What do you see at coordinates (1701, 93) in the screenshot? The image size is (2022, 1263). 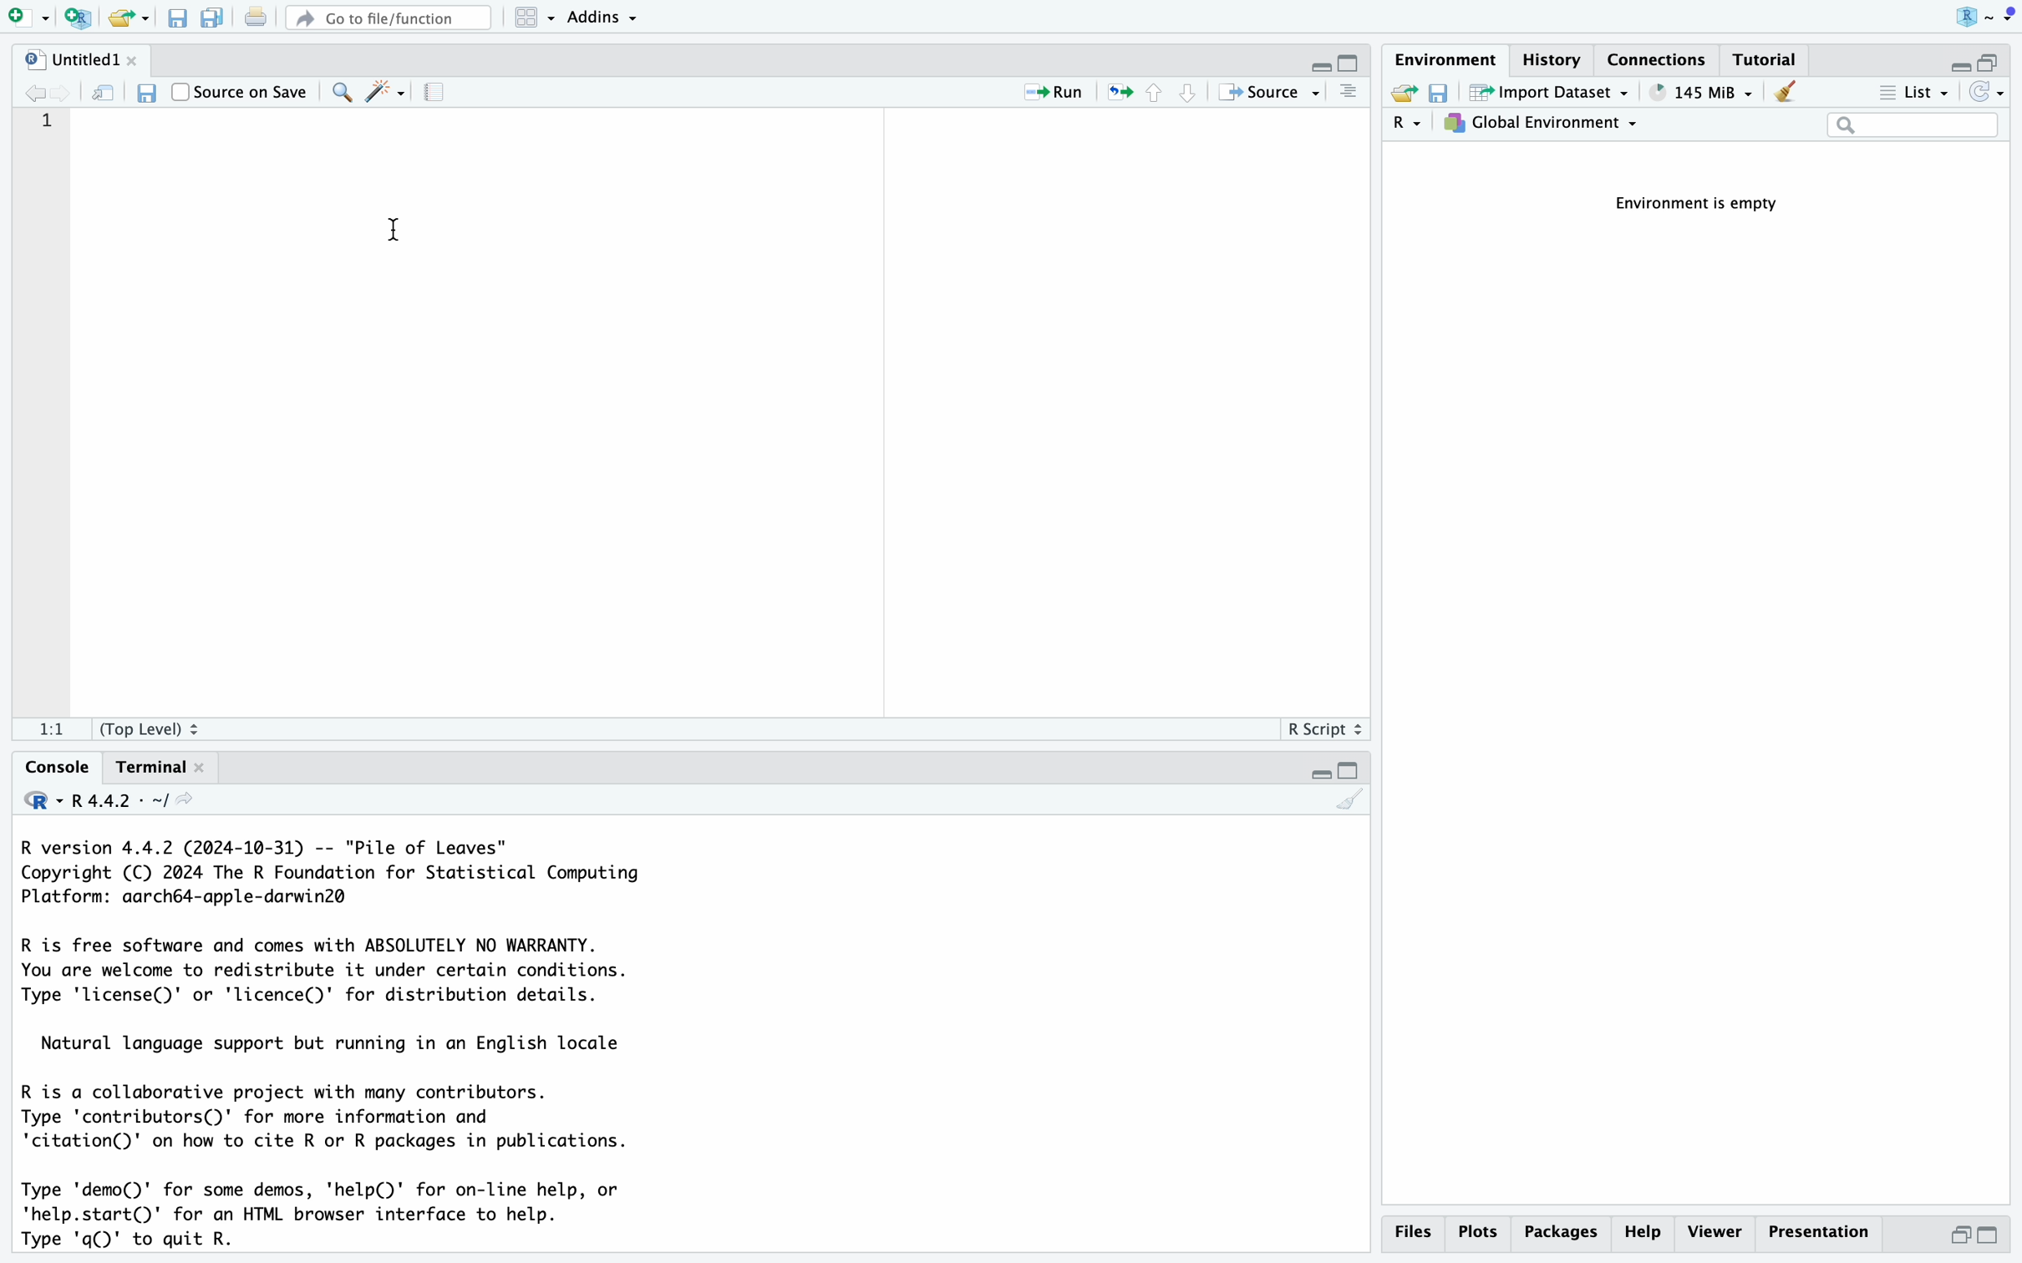 I see `148 MiB` at bounding box center [1701, 93].